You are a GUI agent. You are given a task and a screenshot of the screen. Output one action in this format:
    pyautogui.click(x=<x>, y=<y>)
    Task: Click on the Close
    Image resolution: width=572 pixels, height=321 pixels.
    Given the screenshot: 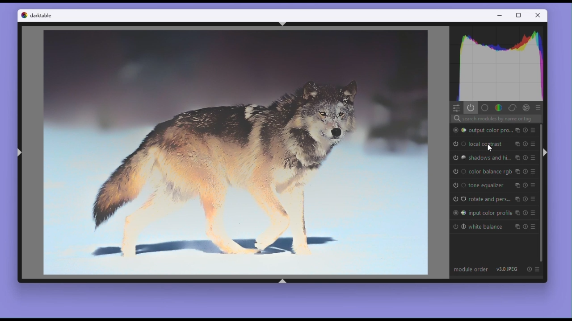 What is the action you would take?
    pyautogui.click(x=538, y=15)
    